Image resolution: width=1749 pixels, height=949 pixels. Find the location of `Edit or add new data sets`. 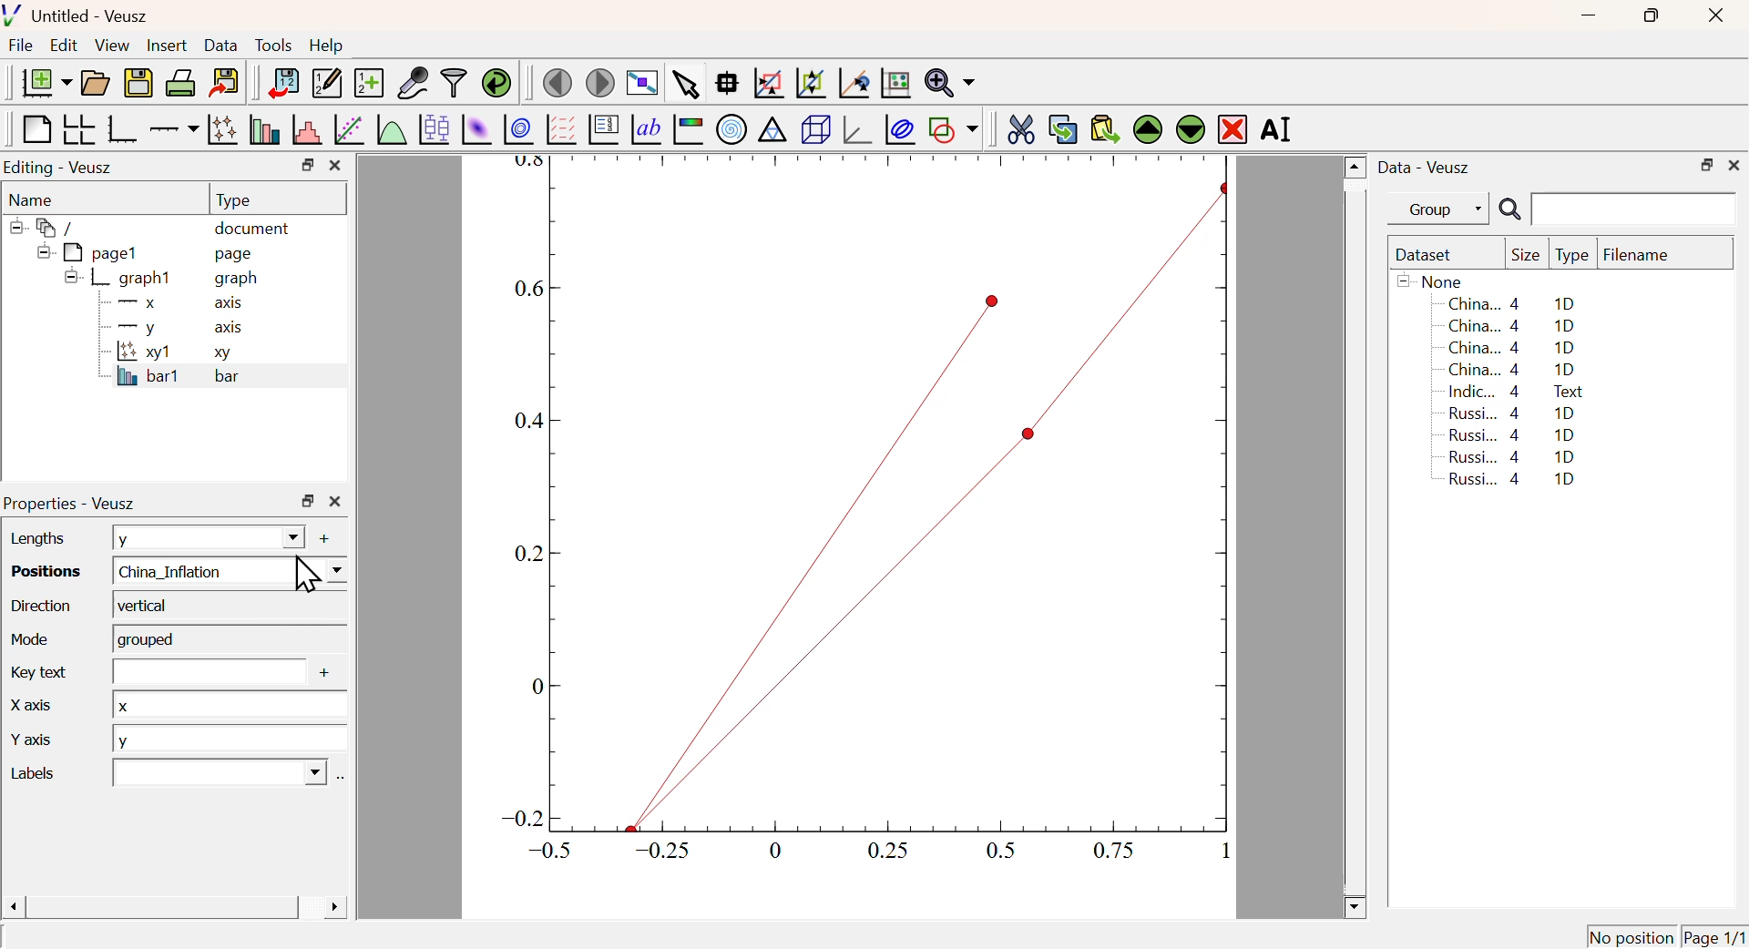

Edit or add new data sets is located at coordinates (324, 84).